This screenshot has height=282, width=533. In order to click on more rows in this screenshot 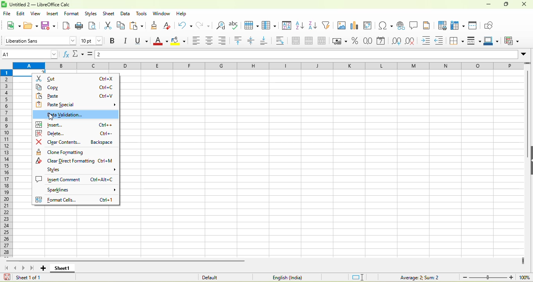, I will do `click(528, 65)`.